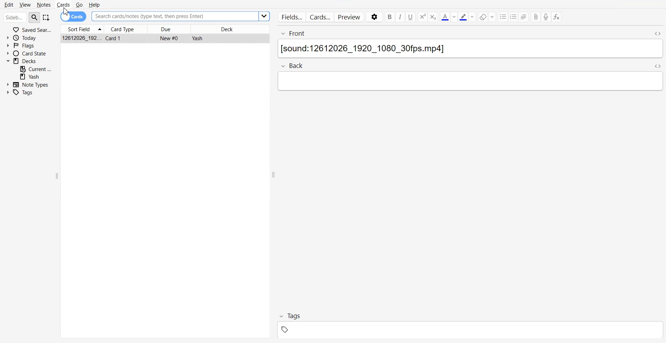 This screenshot has height=343, width=666. Describe the element at coordinates (24, 93) in the screenshot. I see `Tags` at that location.